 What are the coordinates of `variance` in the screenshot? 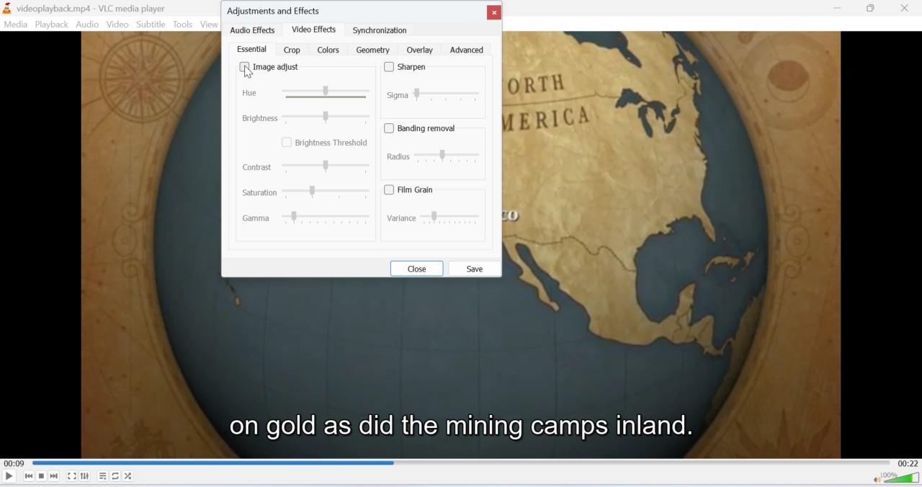 It's located at (431, 218).